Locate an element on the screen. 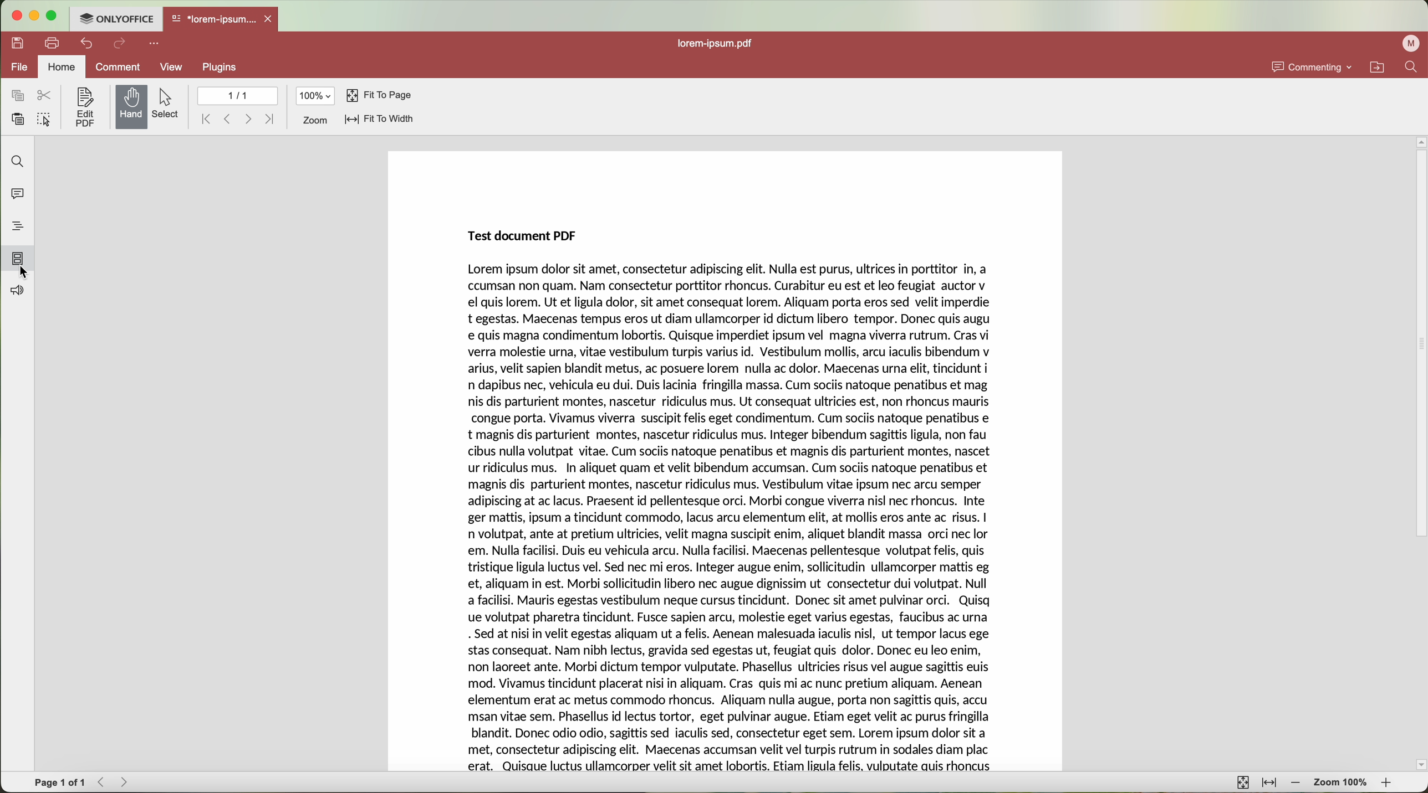  zoom out is located at coordinates (1296, 784).